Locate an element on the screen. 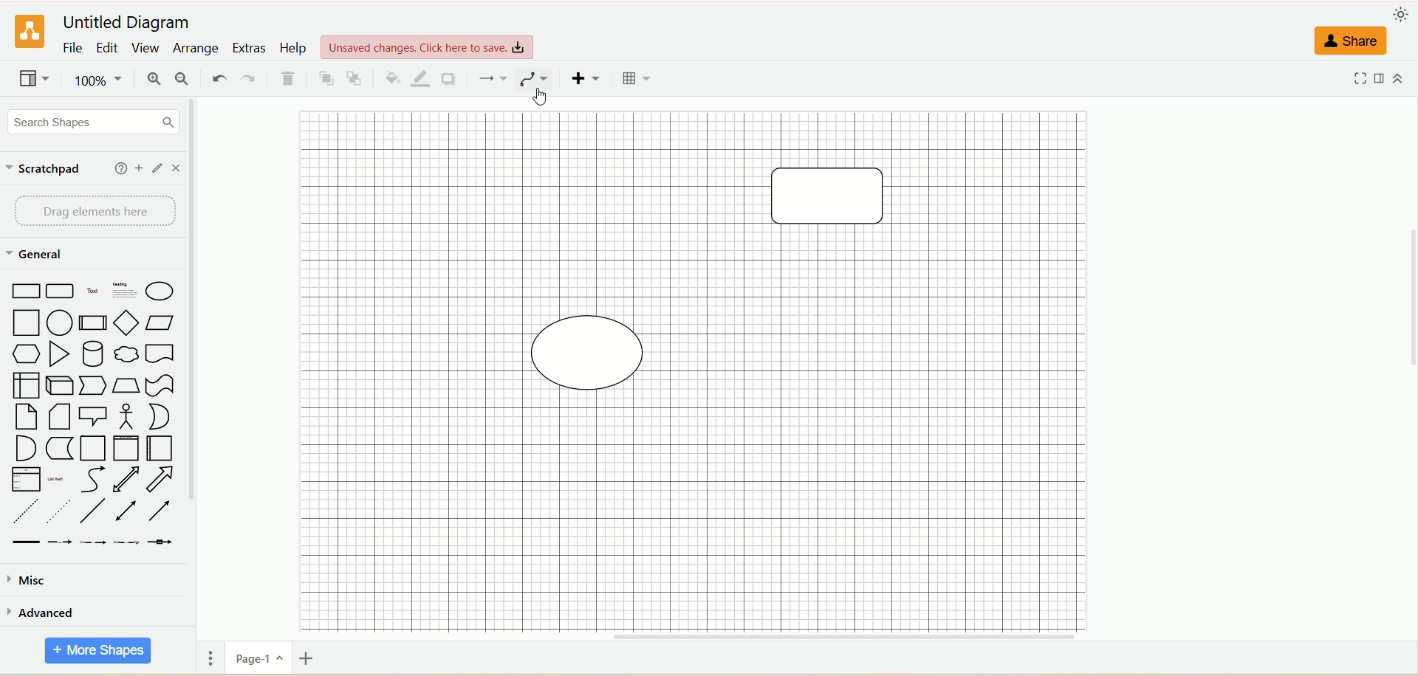 Image resolution: width=1418 pixels, height=676 pixels. drag element here is located at coordinates (94, 213).